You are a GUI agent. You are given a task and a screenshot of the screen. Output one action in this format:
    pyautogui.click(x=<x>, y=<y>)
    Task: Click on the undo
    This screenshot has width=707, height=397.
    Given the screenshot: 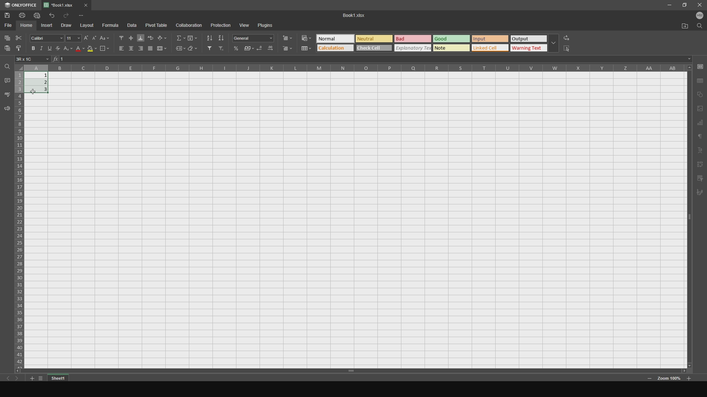 What is the action you would take?
    pyautogui.click(x=51, y=15)
    